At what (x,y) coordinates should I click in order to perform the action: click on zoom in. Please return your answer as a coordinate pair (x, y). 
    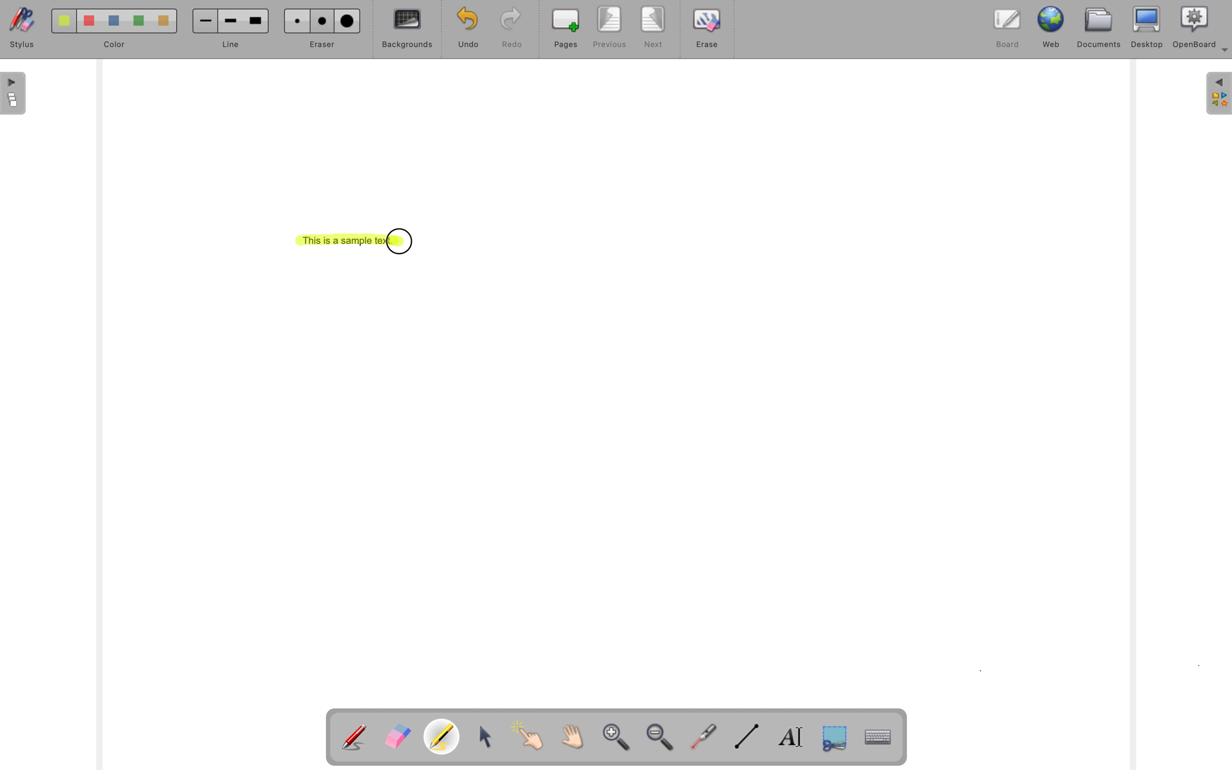
    Looking at the image, I should click on (619, 737).